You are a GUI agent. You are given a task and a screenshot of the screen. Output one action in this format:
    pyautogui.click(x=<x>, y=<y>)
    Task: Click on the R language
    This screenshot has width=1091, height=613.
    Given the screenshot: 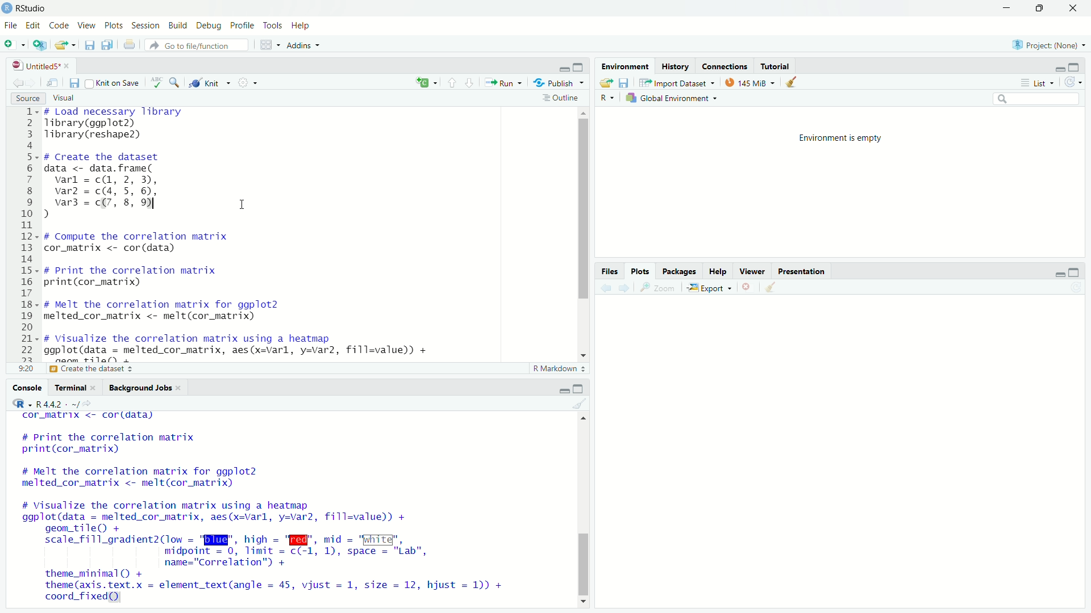 What is the action you would take?
    pyautogui.click(x=19, y=403)
    